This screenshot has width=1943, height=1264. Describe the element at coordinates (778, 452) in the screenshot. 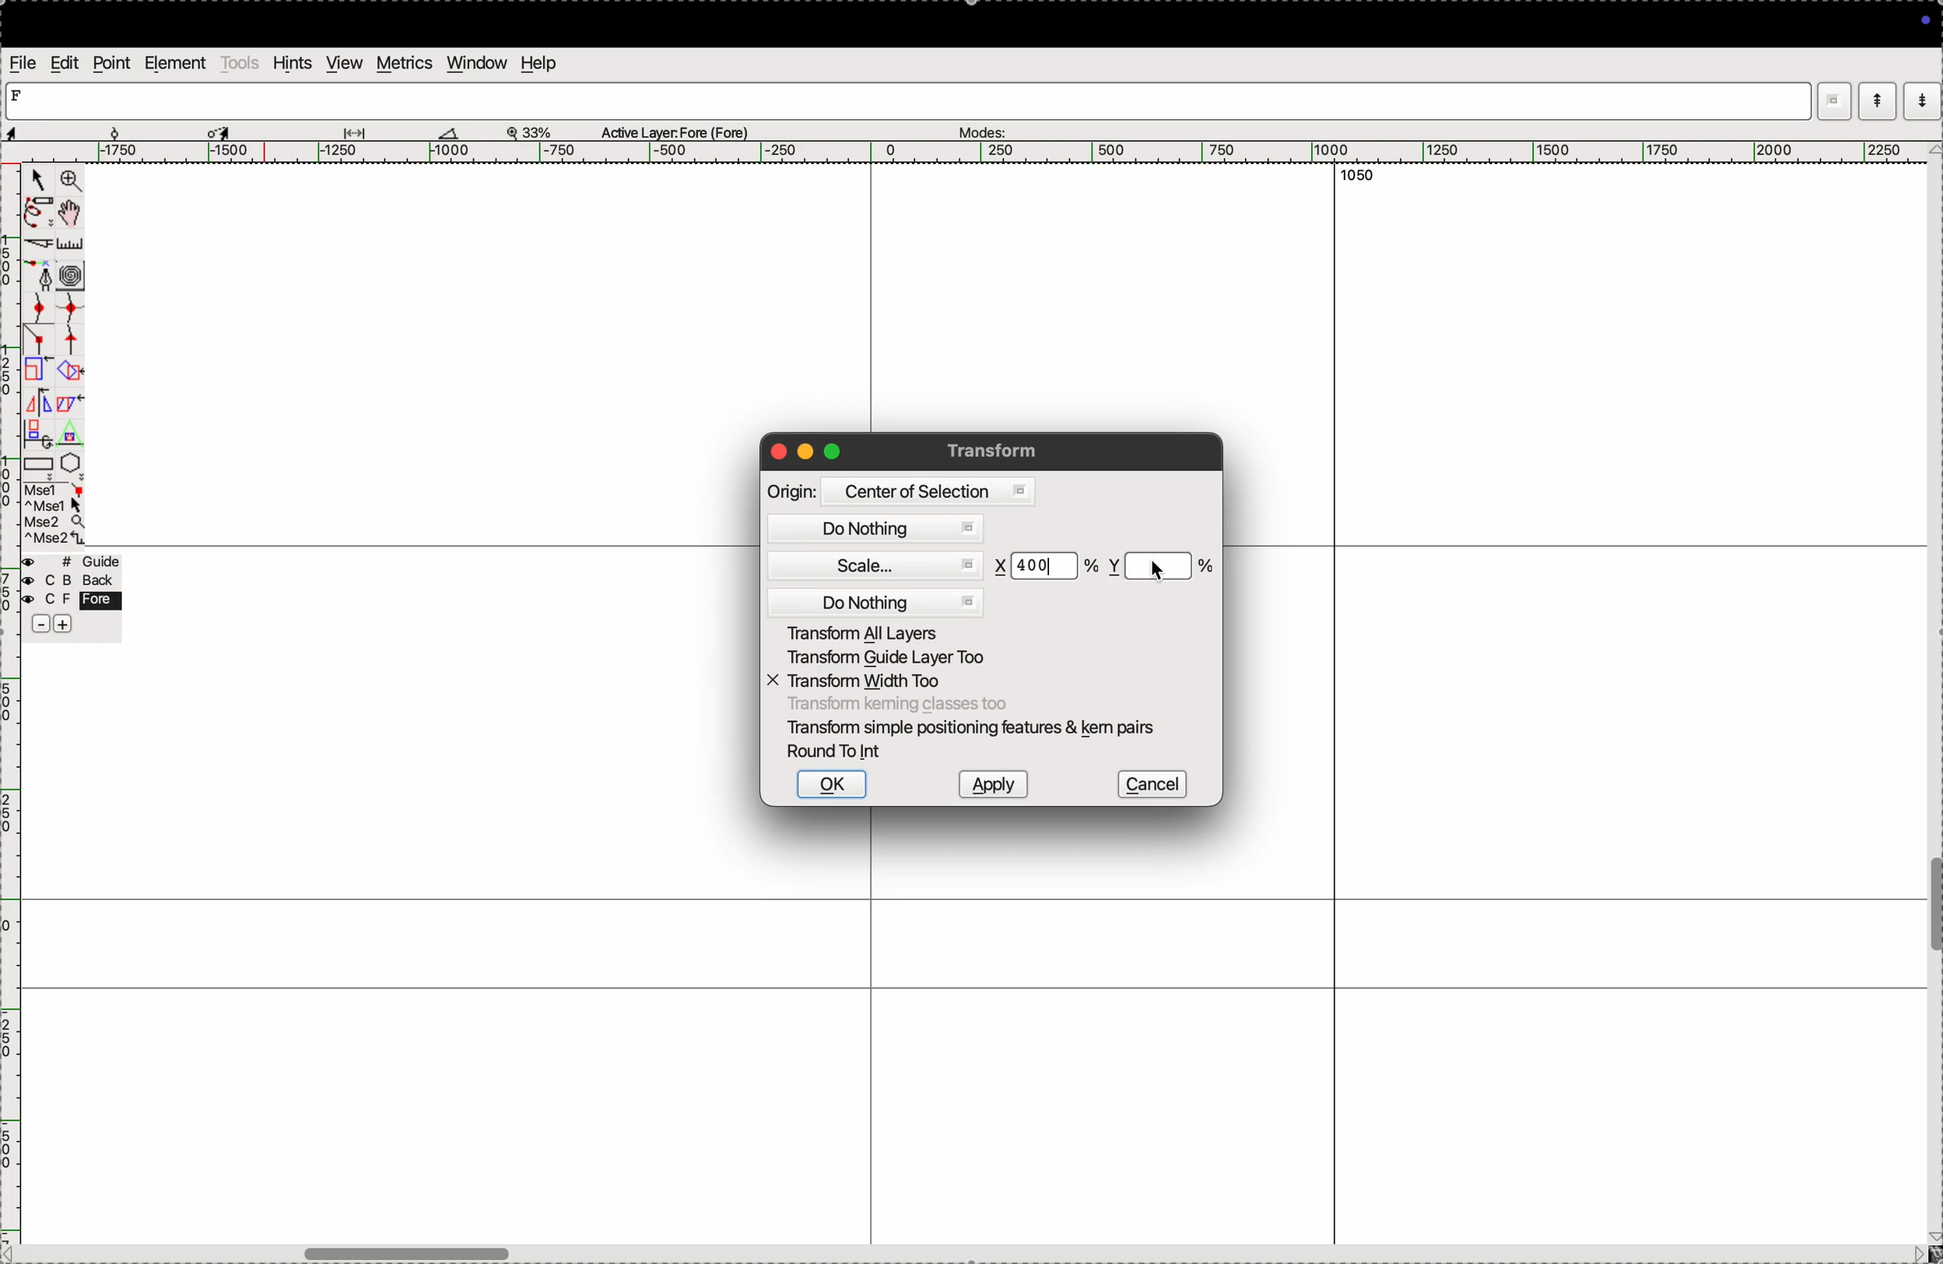

I see `closing` at that location.